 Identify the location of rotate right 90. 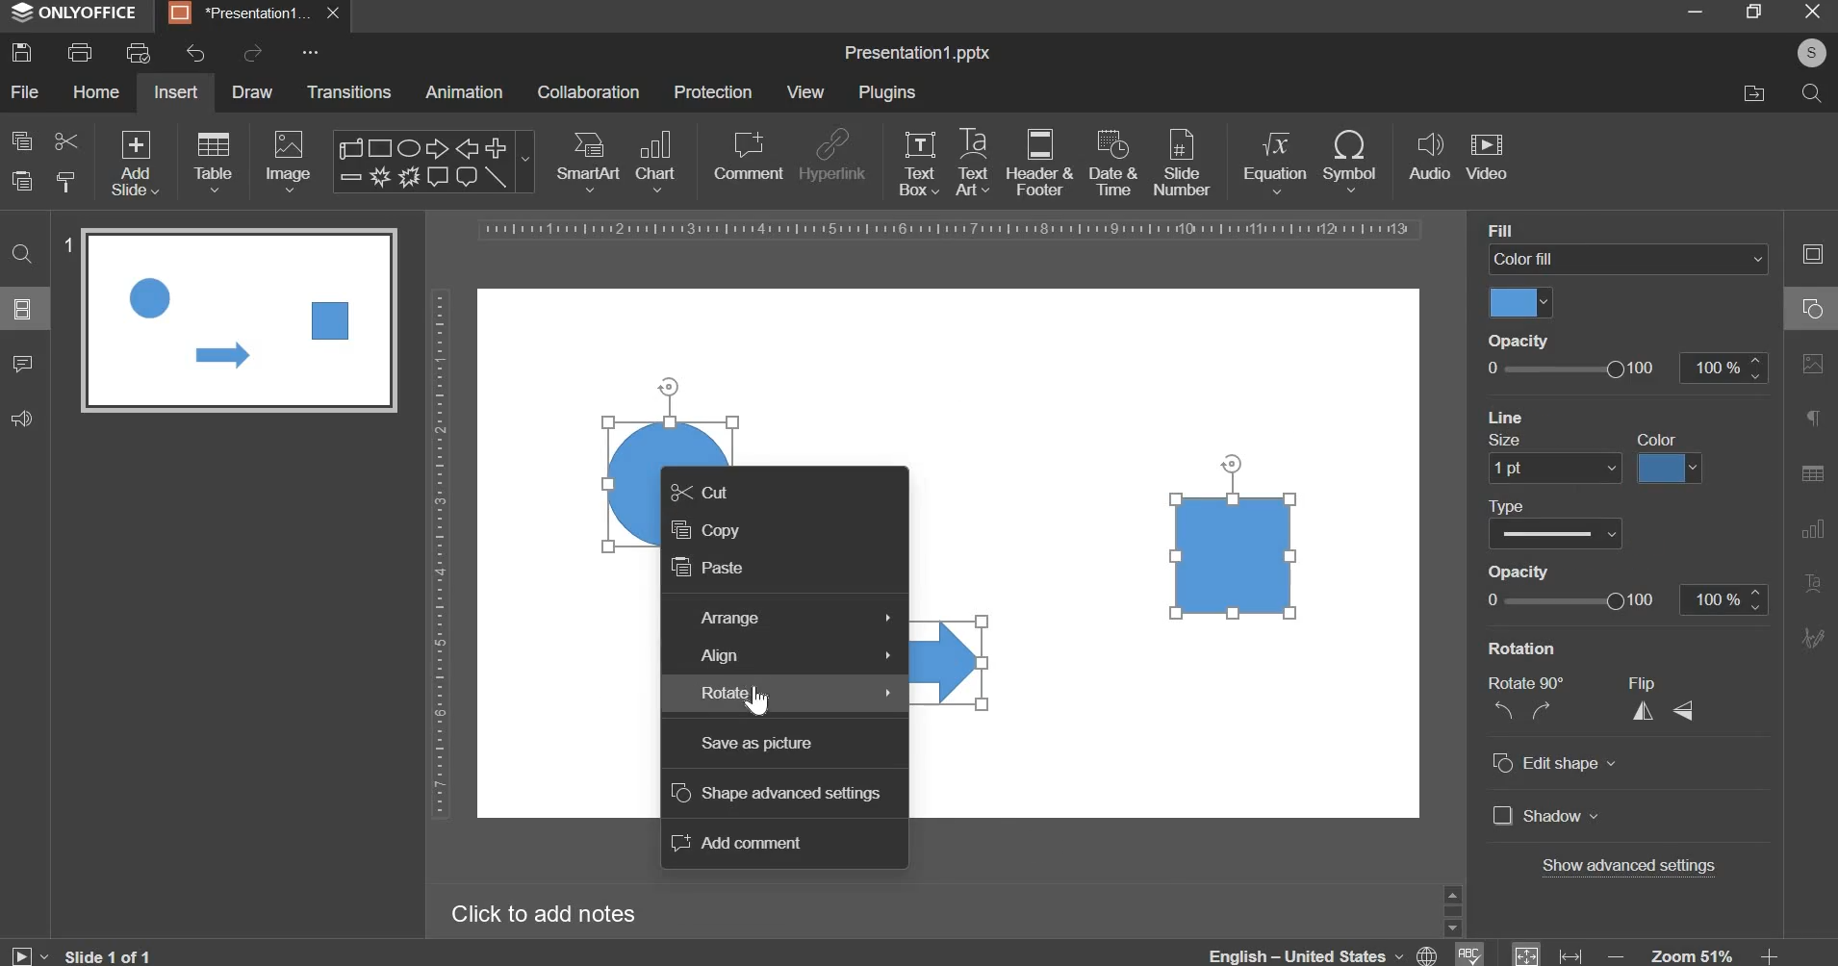
(1544, 711).